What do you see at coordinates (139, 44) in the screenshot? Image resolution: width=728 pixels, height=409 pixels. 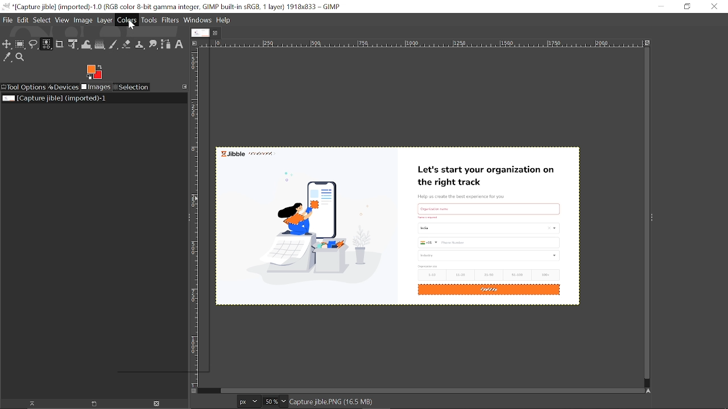 I see `Clone tool` at bounding box center [139, 44].